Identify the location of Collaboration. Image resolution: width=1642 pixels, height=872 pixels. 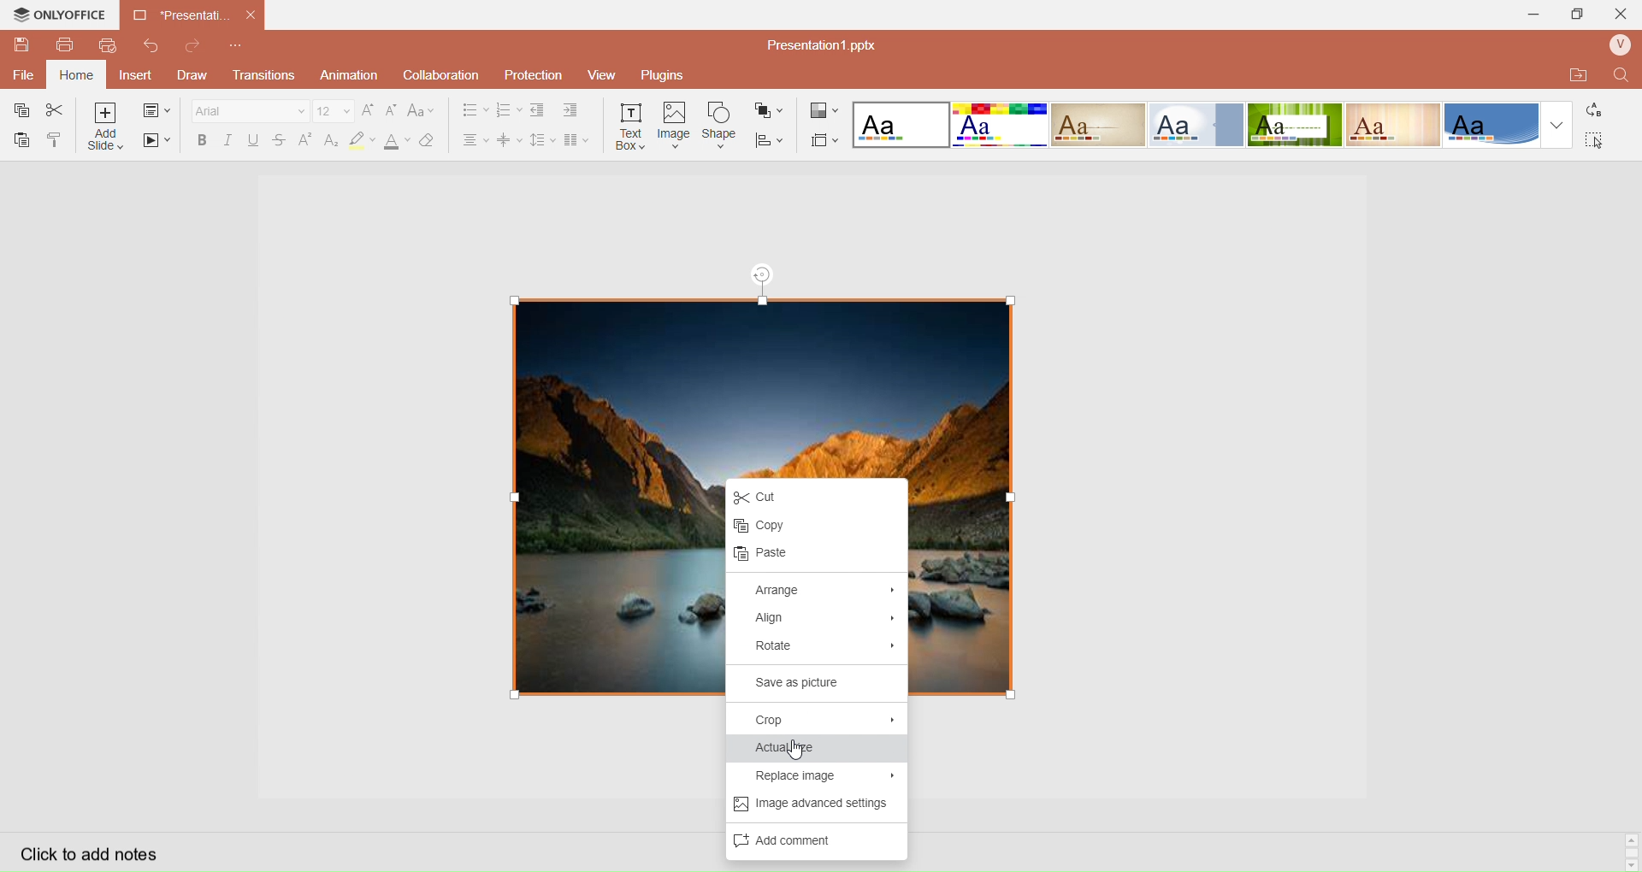
(443, 75).